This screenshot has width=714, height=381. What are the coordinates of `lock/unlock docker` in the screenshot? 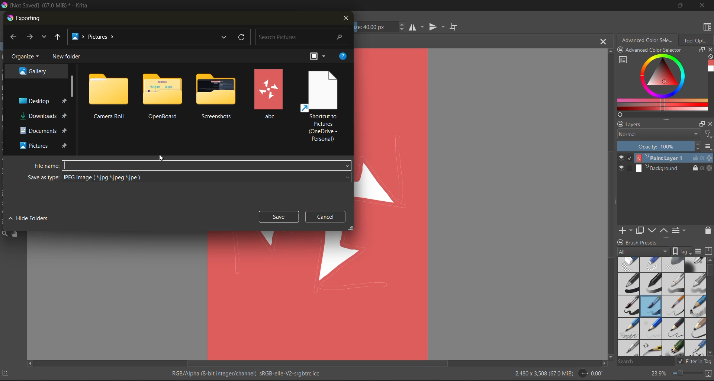 It's located at (621, 241).